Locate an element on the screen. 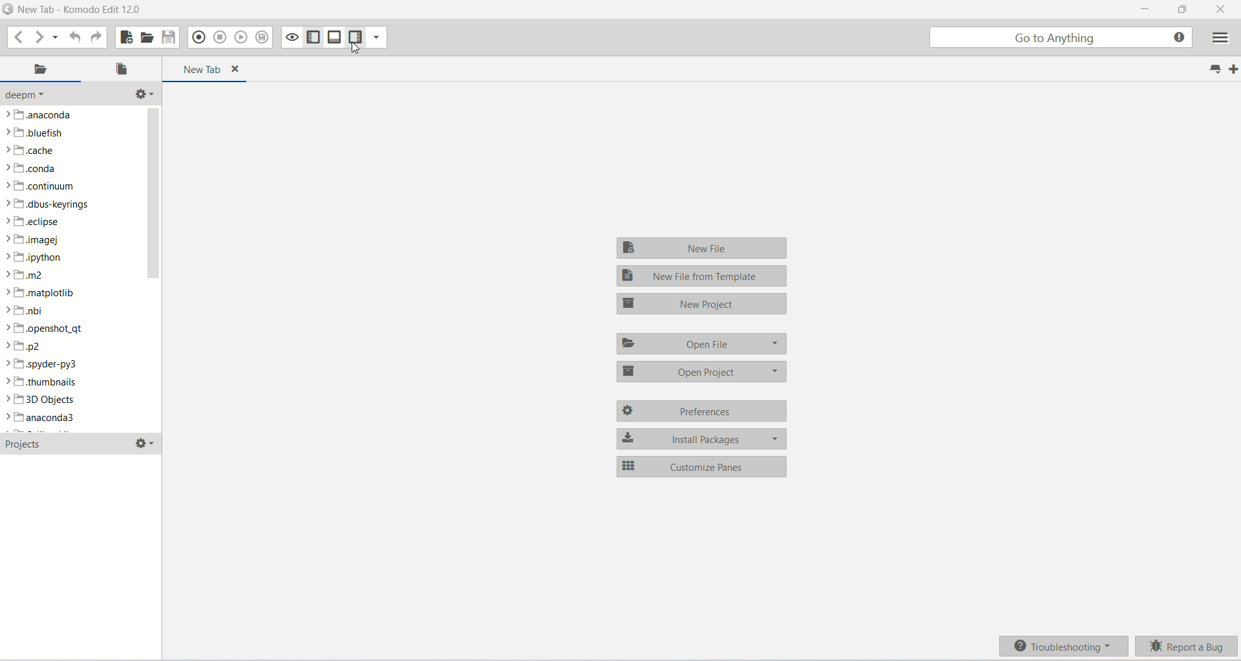 This screenshot has width=1241, height=661. list tabs is located at coordinates (1211, 68).